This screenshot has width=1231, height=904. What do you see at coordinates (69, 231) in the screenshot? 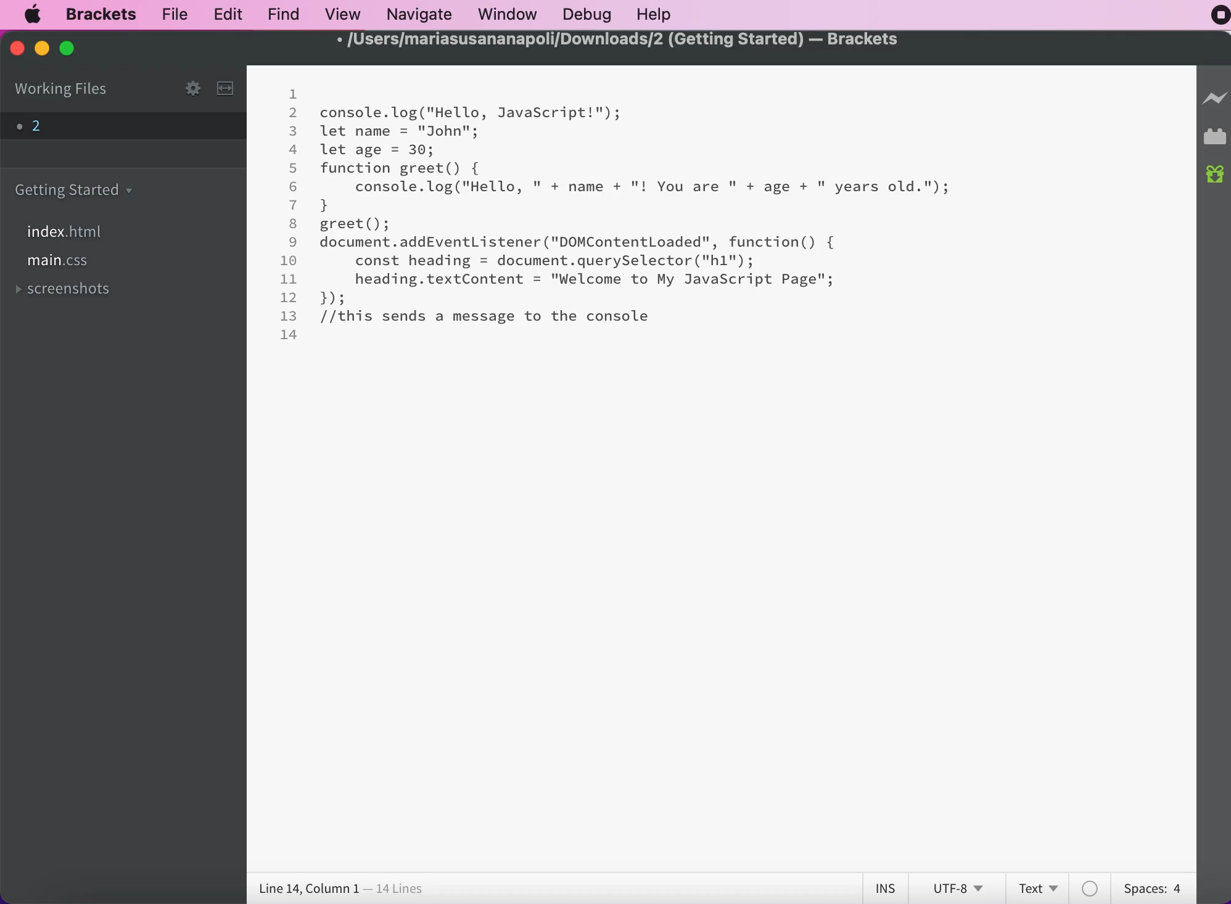
I see `file index.html` at bounding box center [69, 231].